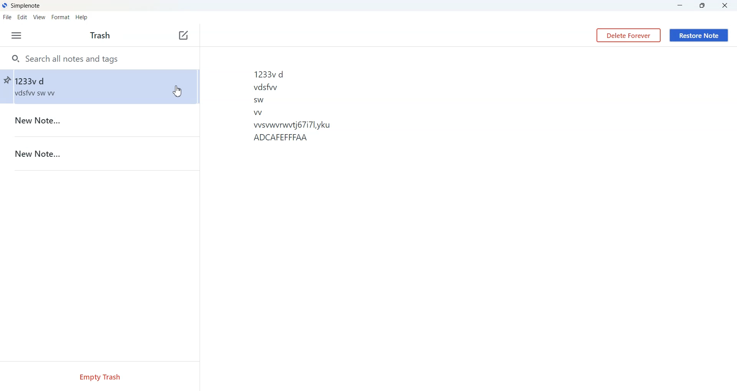 This screenshot has height=391, width=737. Describe the element at coordinates (258, 113) in the screenshot. I see `w` at that location.